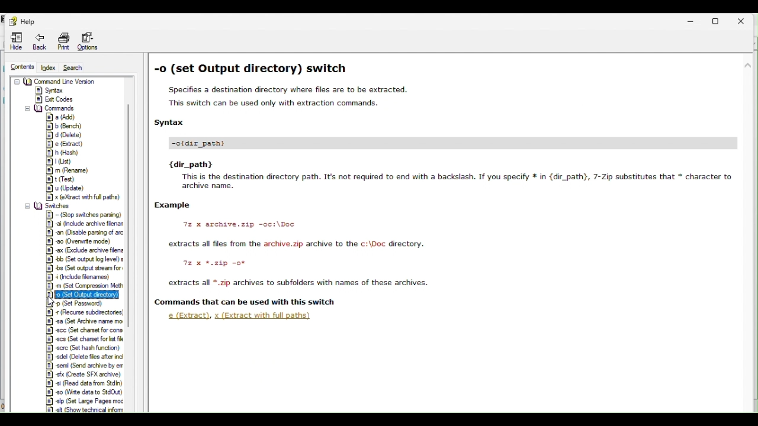 The height and width of the screenshot is (426, 758). What do you see at coordinates (58, 163) in the screenshot?
I see `List` at bounding box center [58, 163].